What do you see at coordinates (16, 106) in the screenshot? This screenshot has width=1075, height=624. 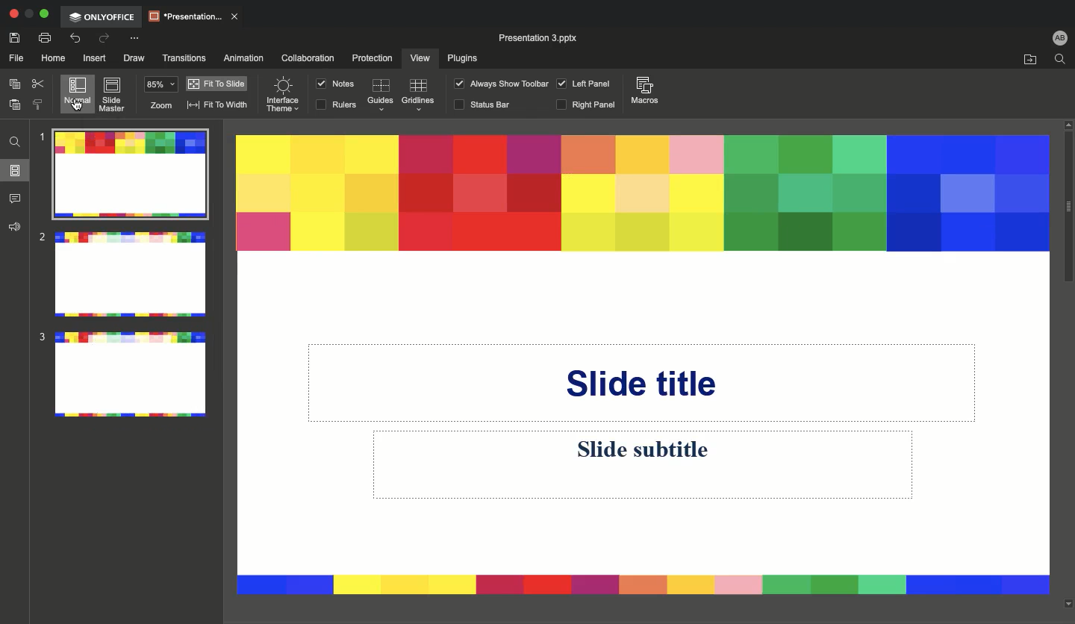 I see `Paste` at bounding box center [16, 106].